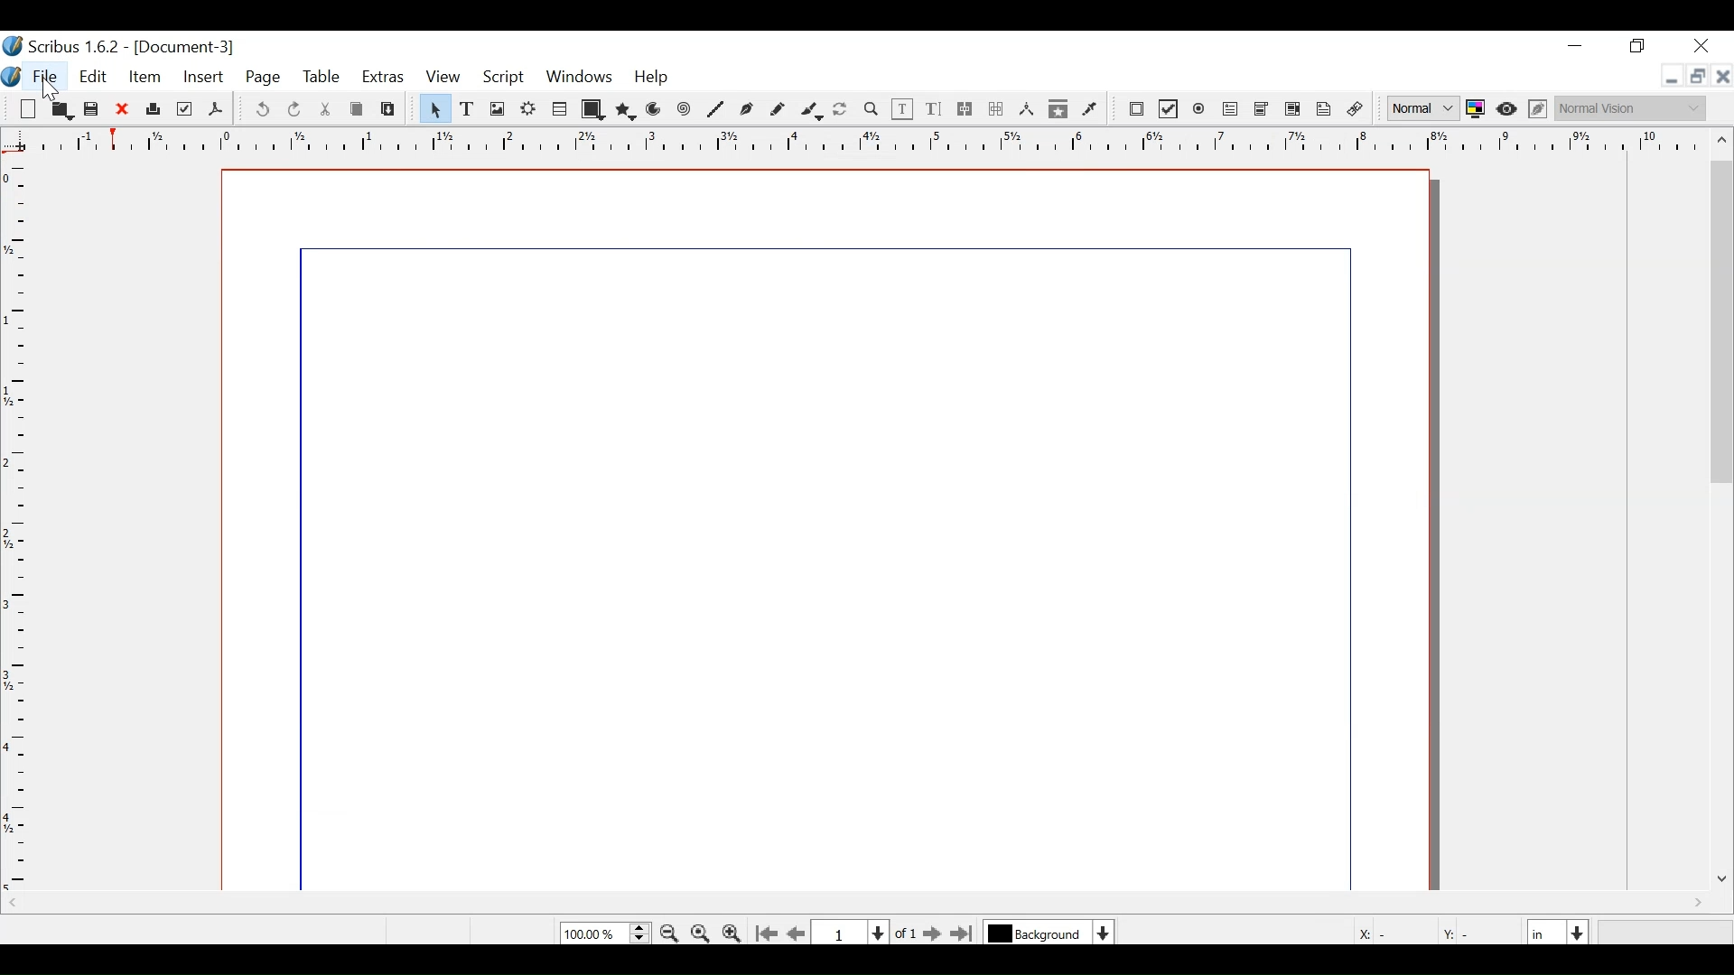  I want to click on Copy items in Editor, so click(1058, 110).